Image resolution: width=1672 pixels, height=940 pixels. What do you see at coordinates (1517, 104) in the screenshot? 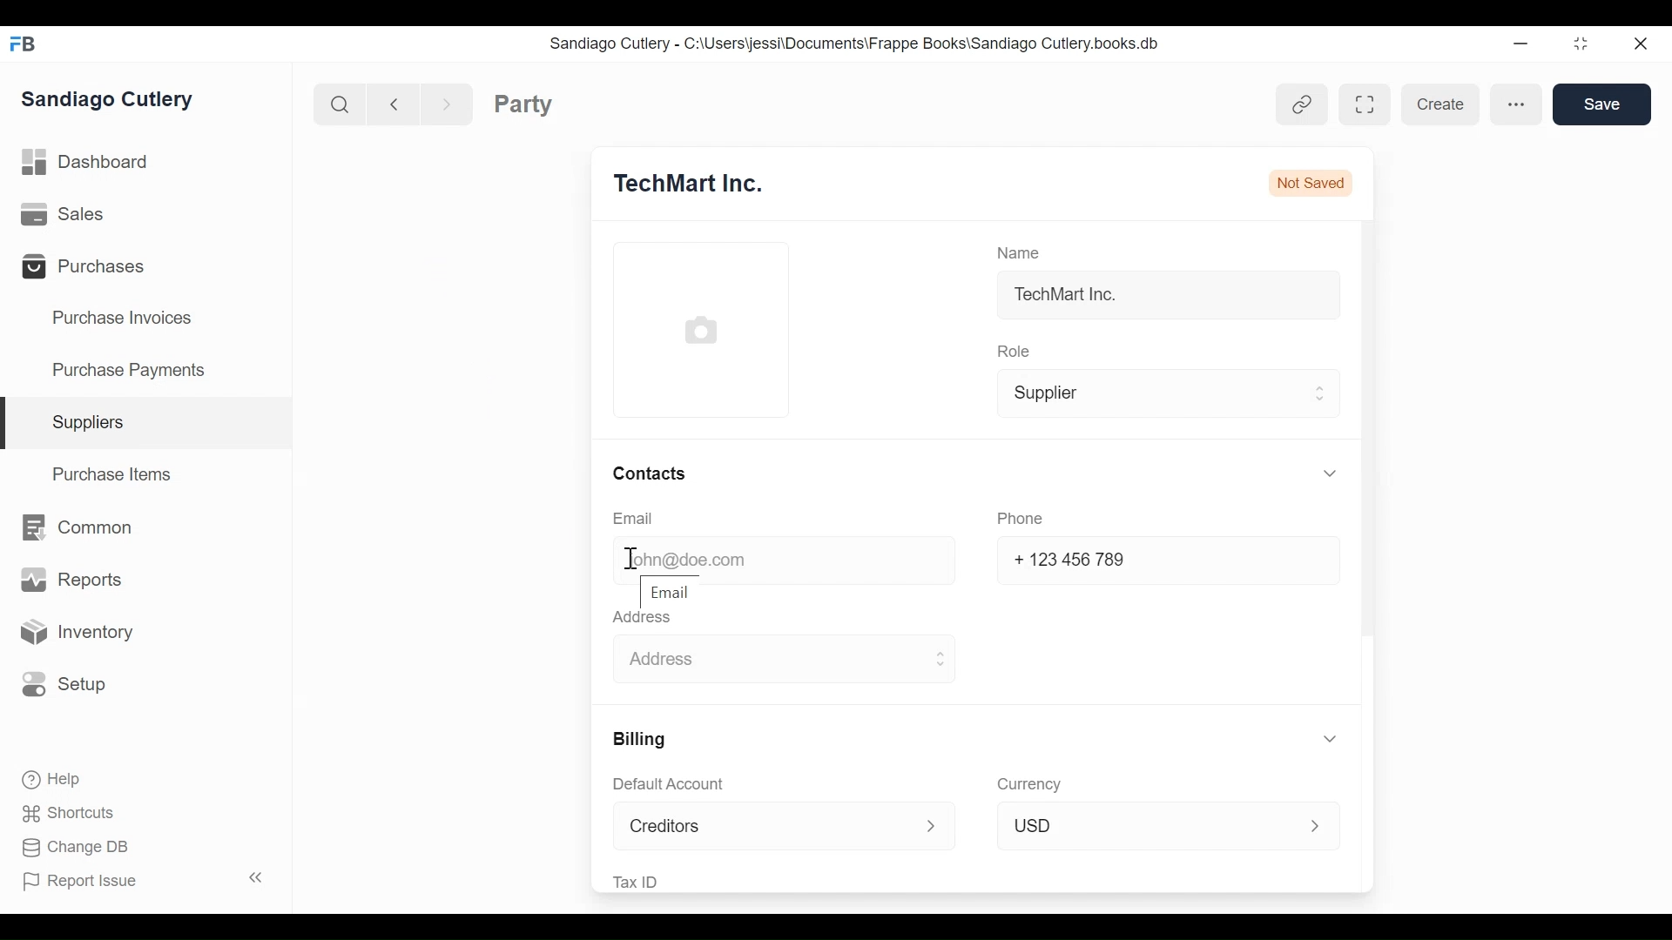
I see `more` at bounding box center [1517, 104].